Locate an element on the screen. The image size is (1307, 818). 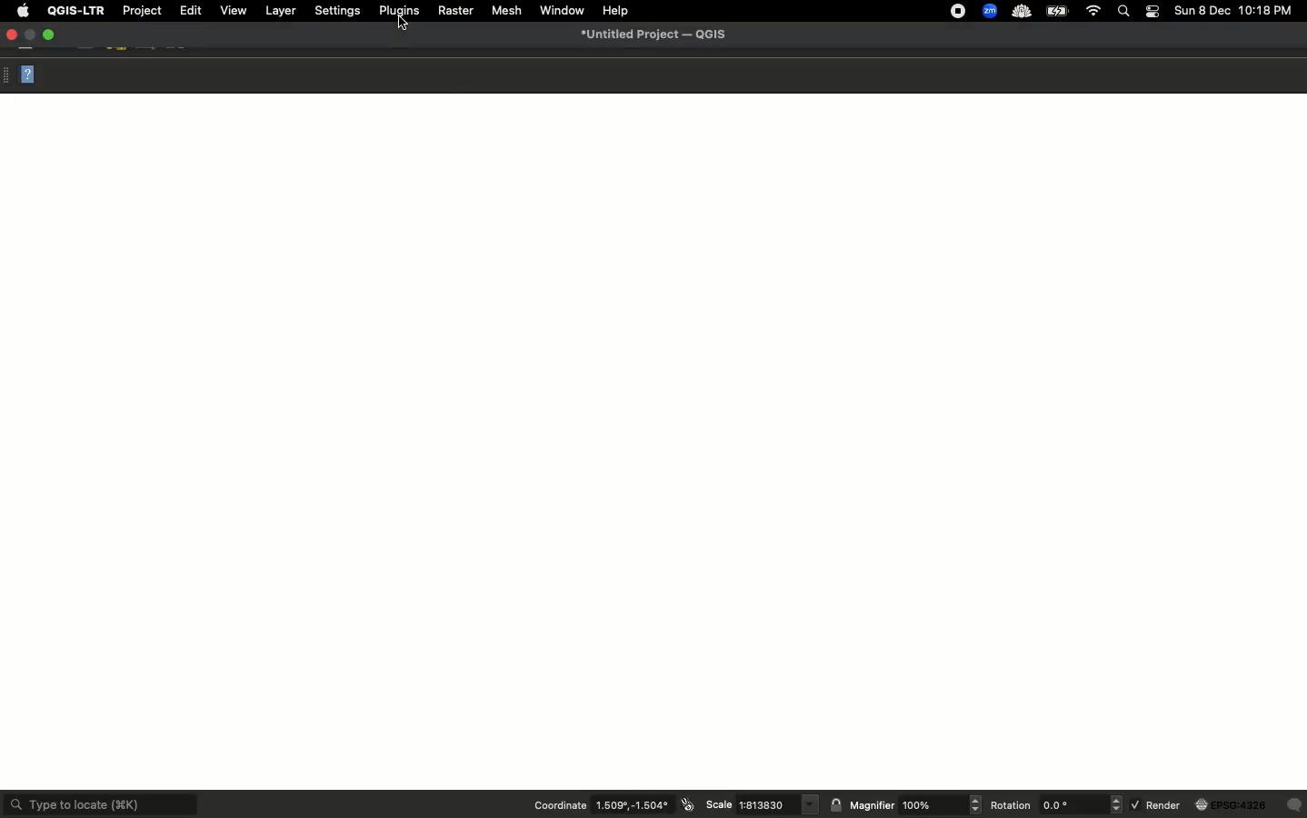
Notification is located at coordinates (1155, 12).